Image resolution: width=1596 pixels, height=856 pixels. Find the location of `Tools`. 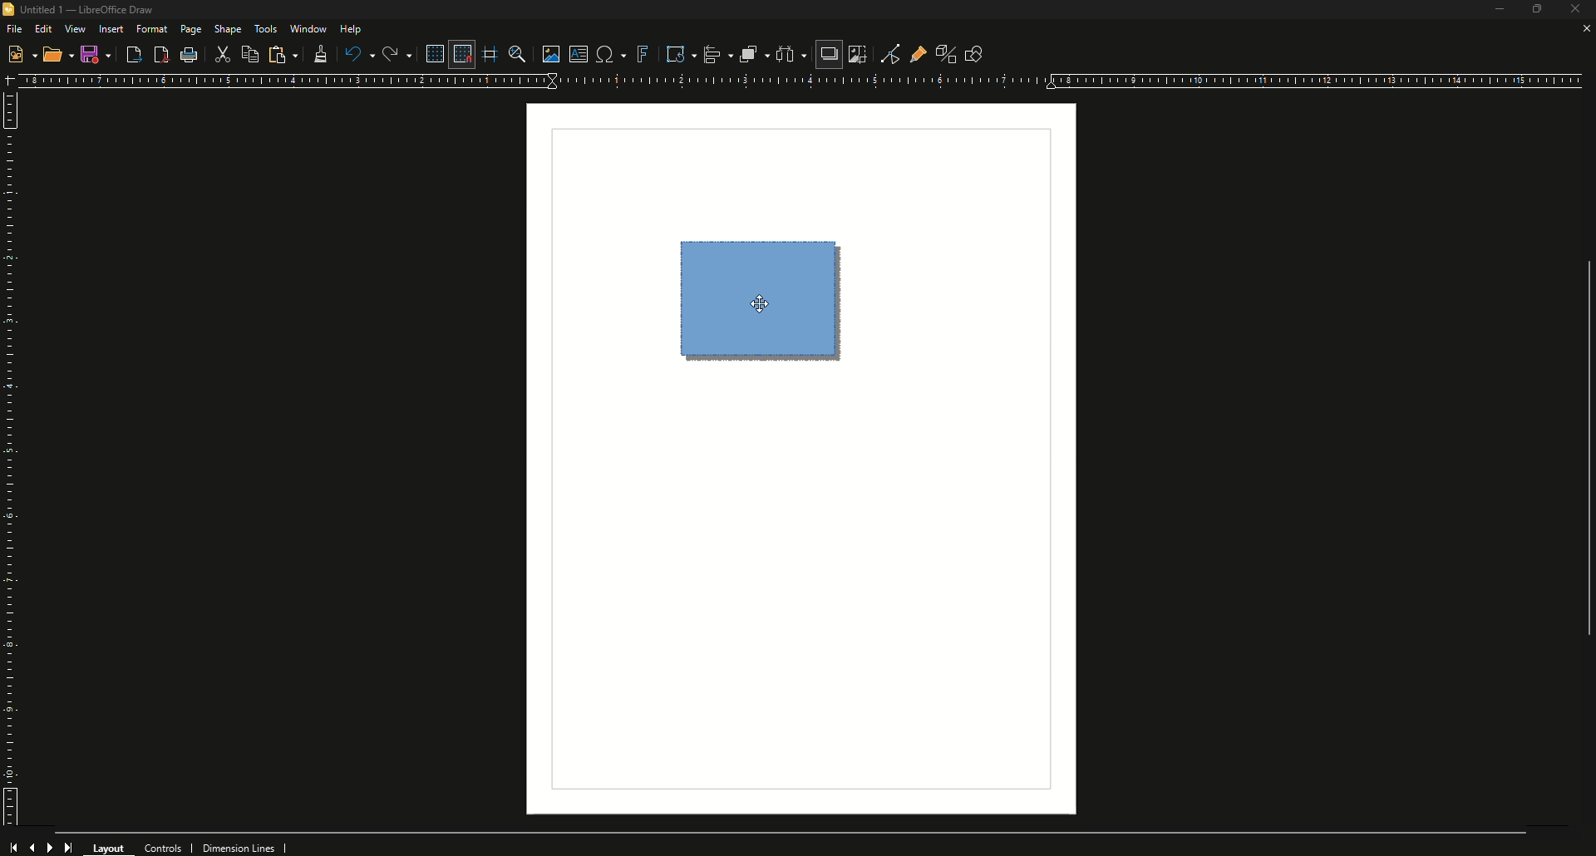

Tools is located at coordinates (265, 29).